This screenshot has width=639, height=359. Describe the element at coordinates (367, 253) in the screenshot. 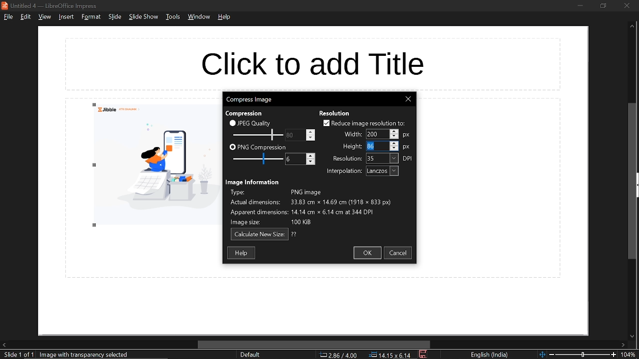

I see `ok` at that location.